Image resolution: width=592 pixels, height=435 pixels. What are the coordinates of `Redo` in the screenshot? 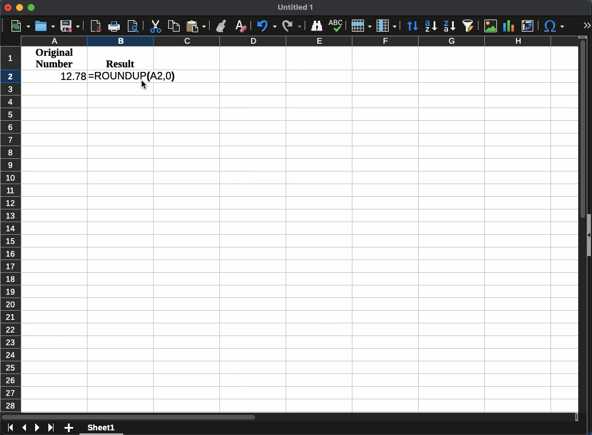 It's located at (292, 26).